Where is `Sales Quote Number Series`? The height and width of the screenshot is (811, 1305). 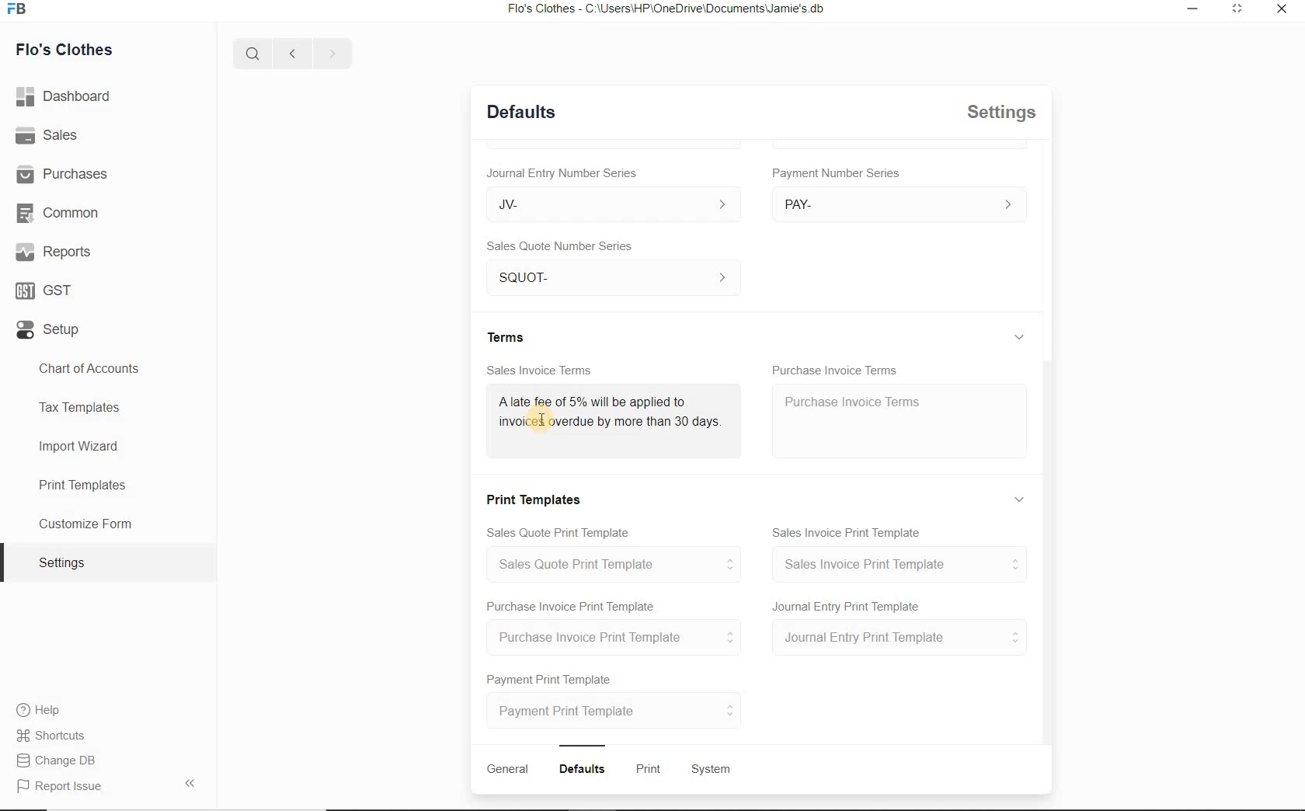
Sales Quote Number Series is located at coordinates (564, 245).